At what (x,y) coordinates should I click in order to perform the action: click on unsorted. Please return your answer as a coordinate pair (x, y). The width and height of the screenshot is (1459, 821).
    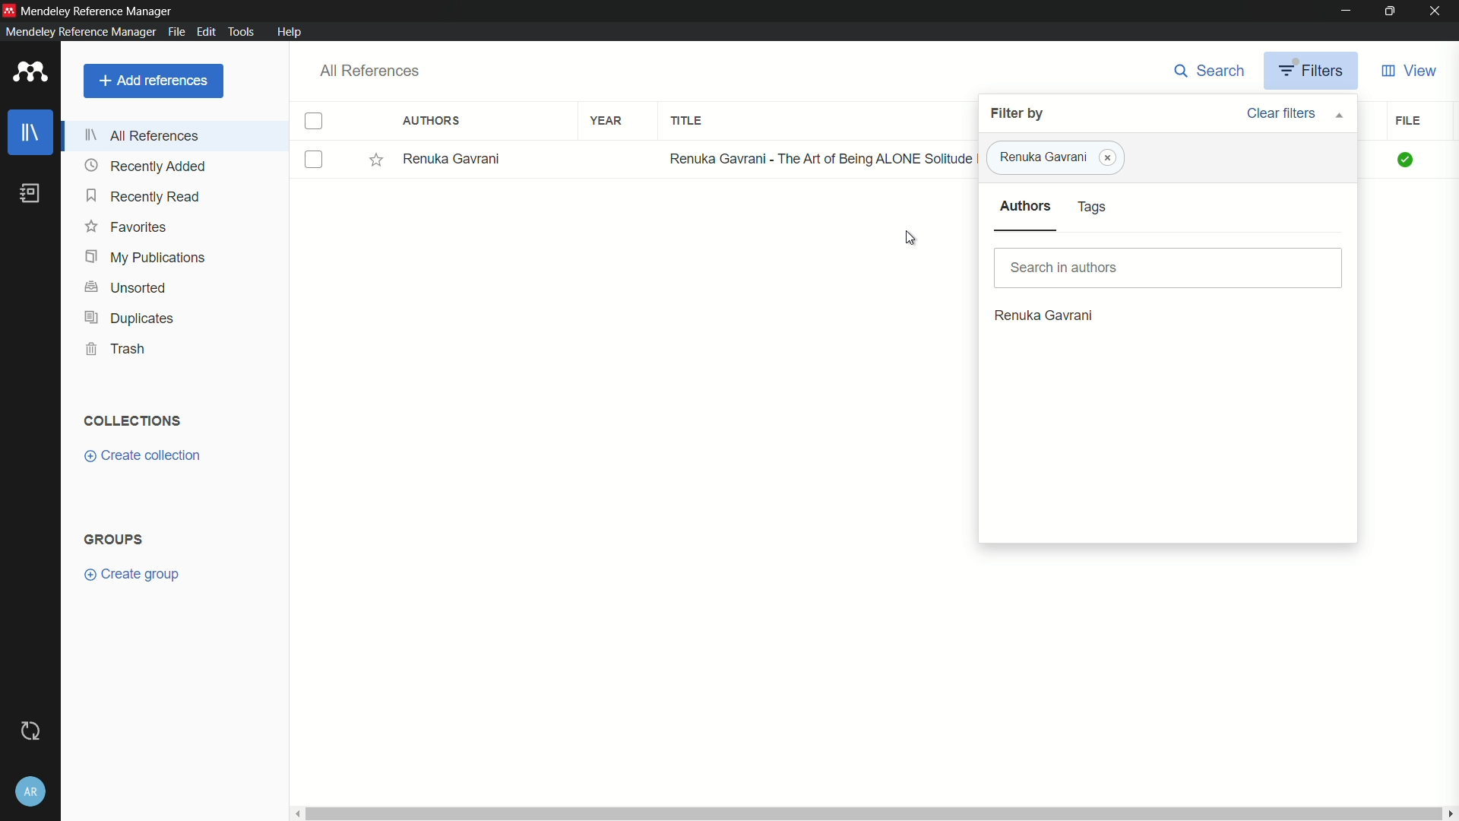
    Looking at the image, I should click on (125, 287).